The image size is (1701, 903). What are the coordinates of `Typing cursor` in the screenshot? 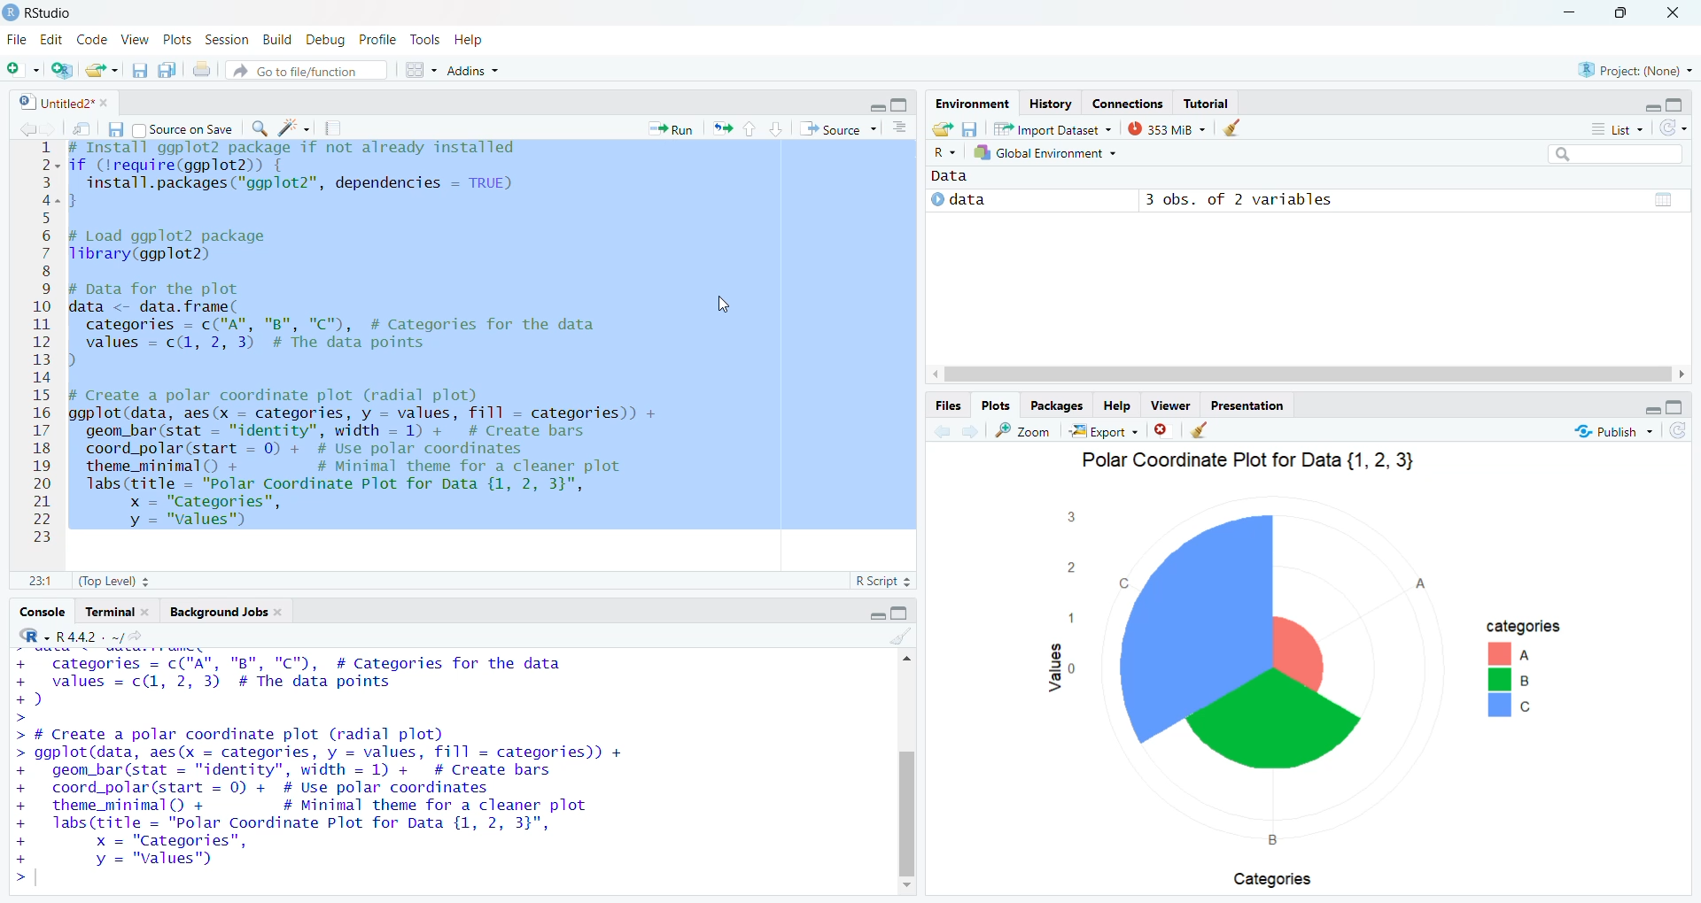 It's located at (83, 542).